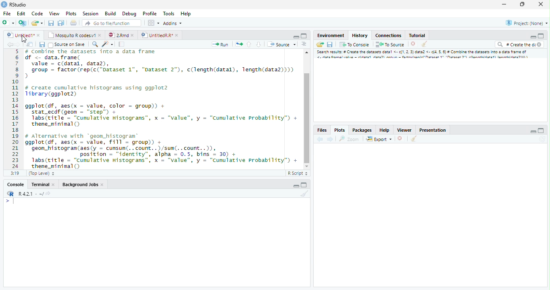  Describe the element at coordinates (400, 138) in the screenshot. I see `Delete ` at that location.